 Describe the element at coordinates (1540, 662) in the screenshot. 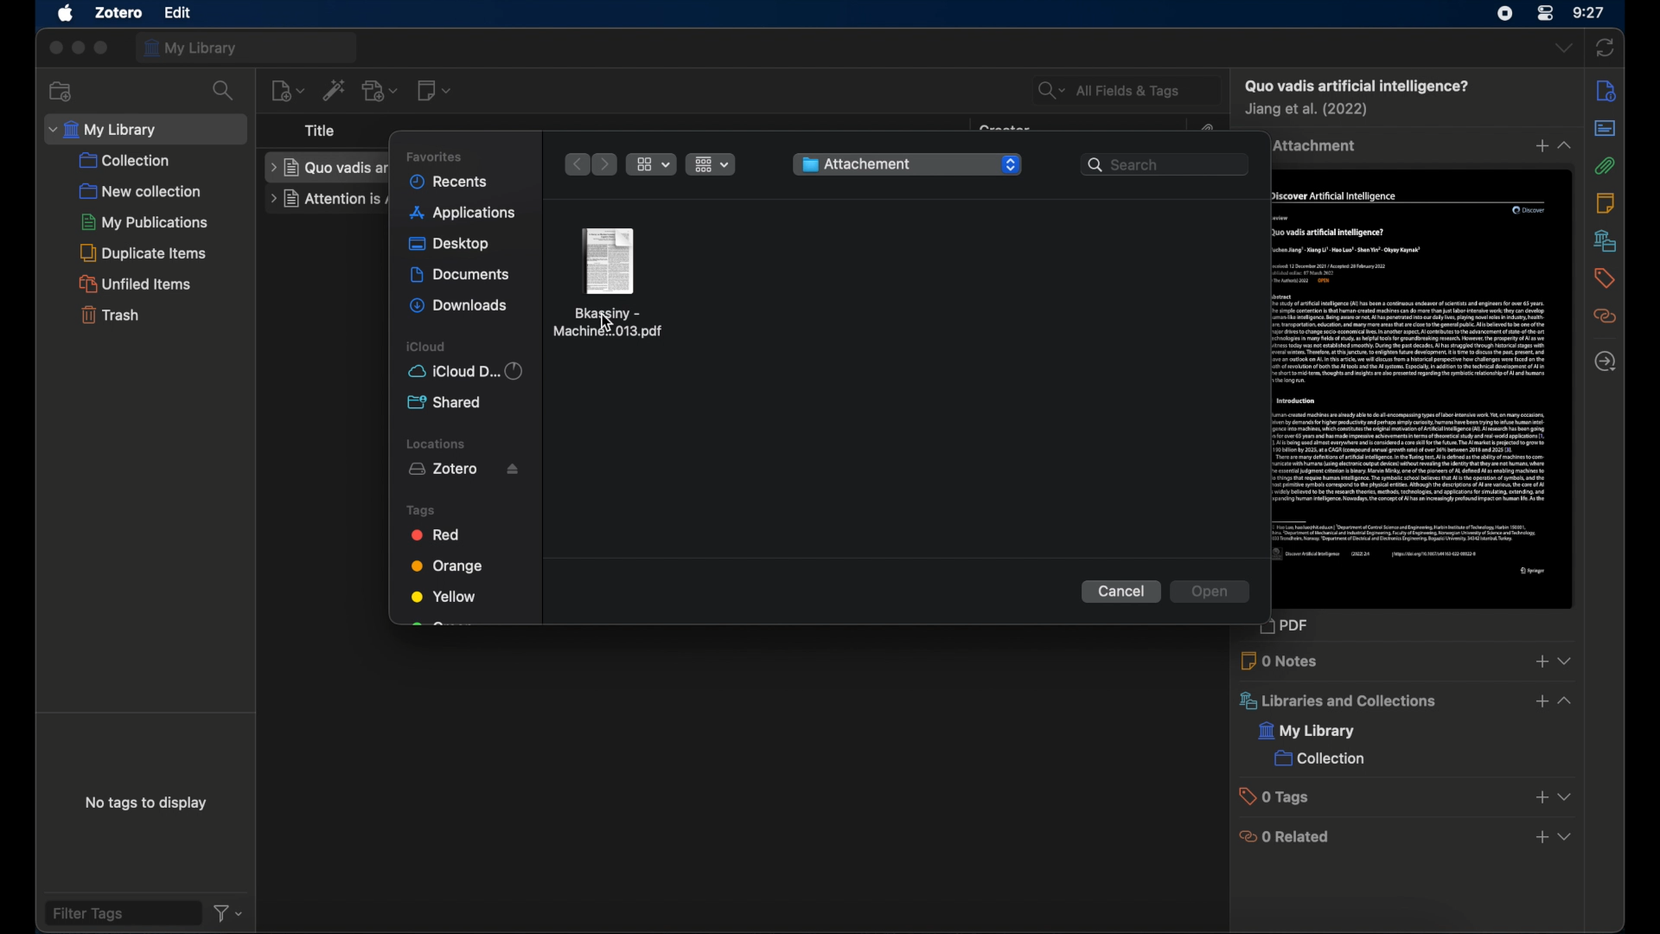

I see `add` at that location.